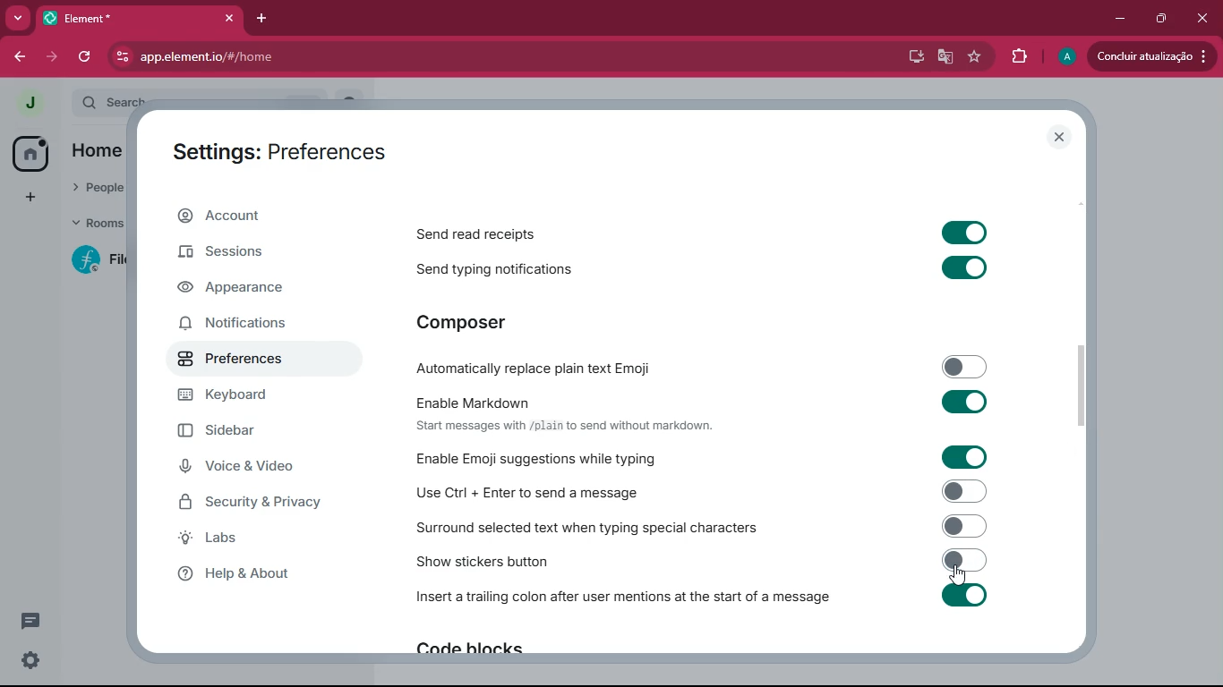 The height and width of the screenshot is (687, 1223). What do you see at coordinates (28, 199) in the screenshot?
I see `add` at bounding box center [28, 199].